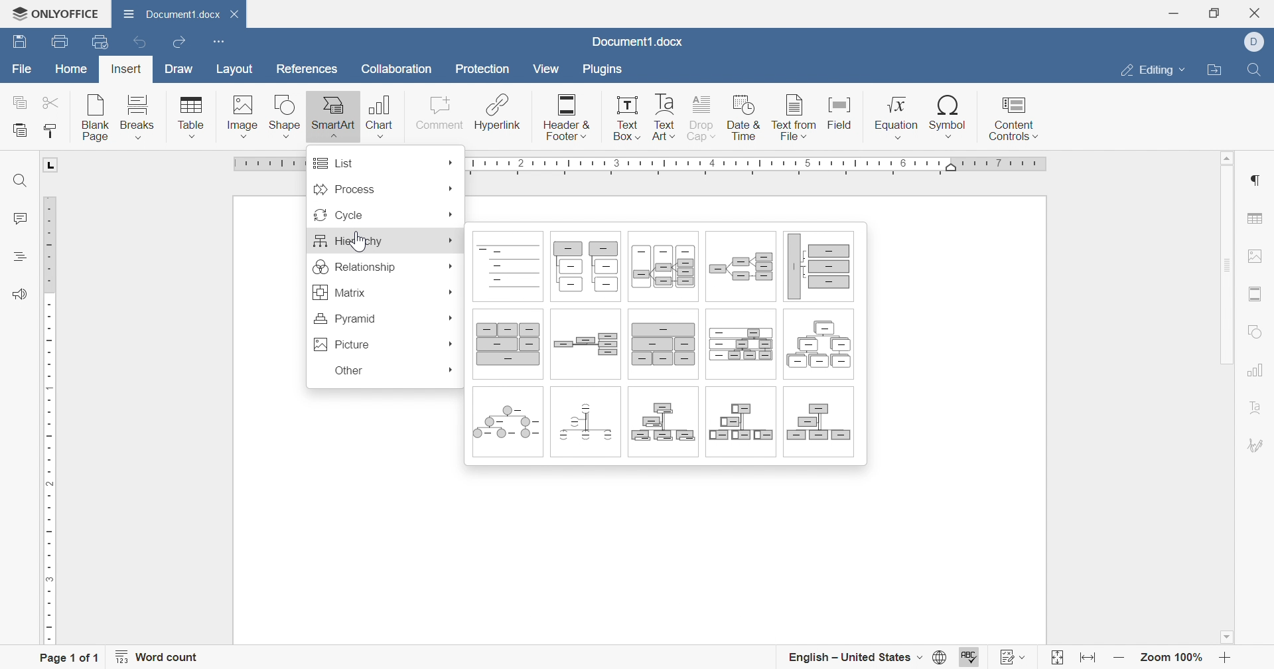 The height and width of the screenshot is (669, 1274). Describe the element at coordinates (509, 267) in the screenshot. I see `Lined list` at that location.